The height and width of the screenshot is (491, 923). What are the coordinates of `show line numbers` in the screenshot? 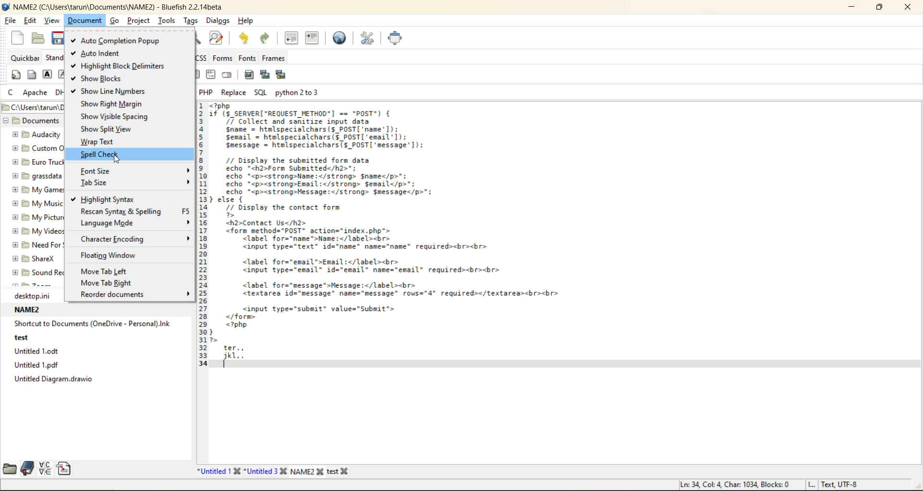 It's located at (111, 92).